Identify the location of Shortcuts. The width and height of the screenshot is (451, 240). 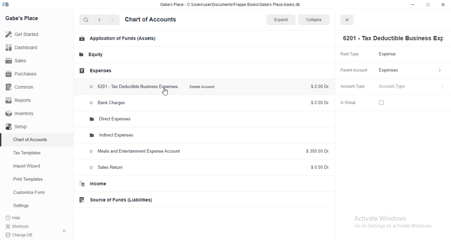
(38, 227).